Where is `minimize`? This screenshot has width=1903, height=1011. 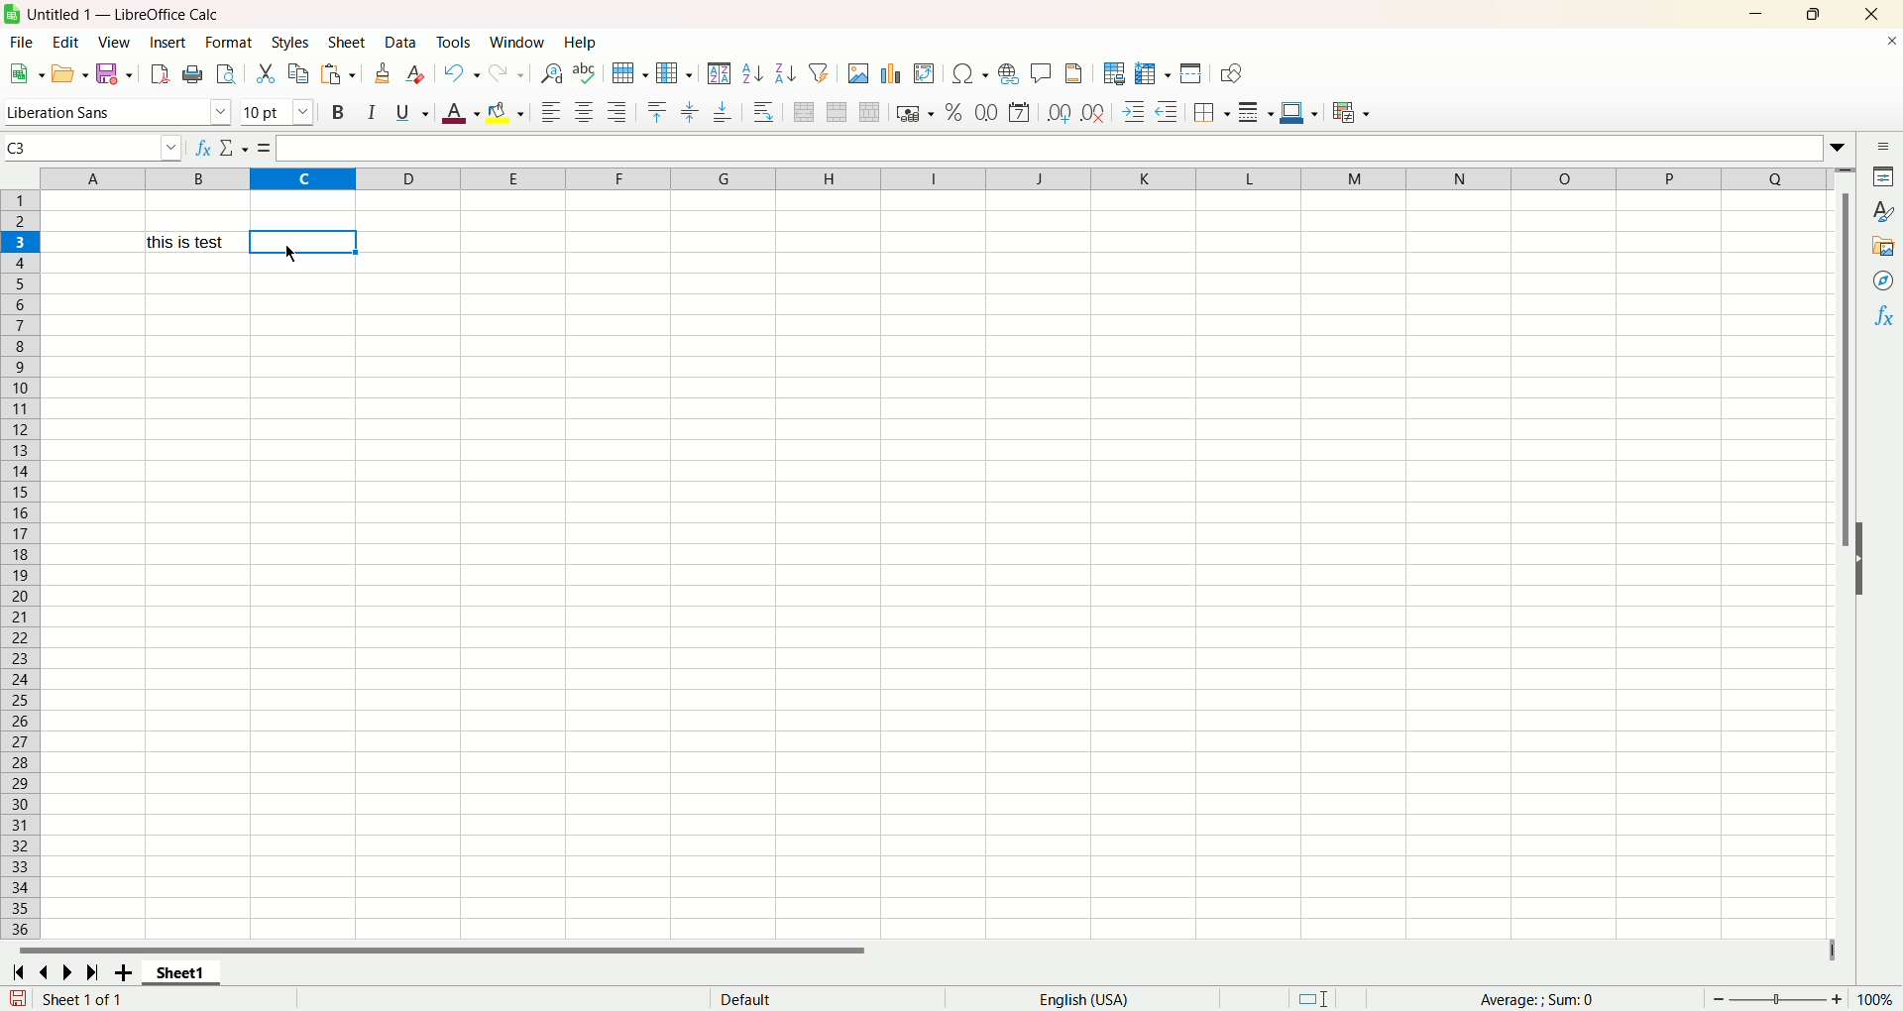
minimize is located at coordinates (1757, 15).